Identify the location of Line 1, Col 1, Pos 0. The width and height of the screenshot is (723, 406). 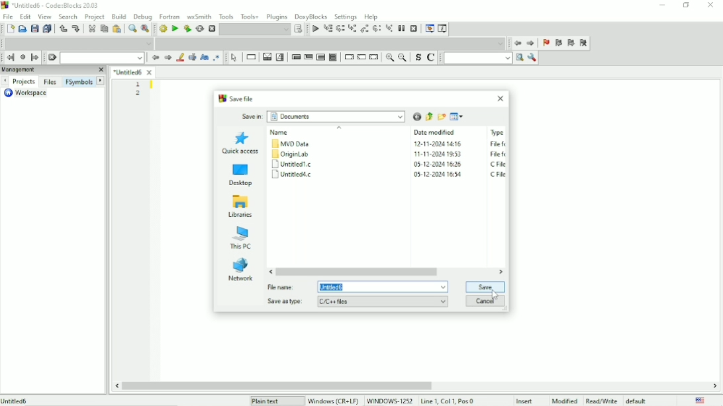
(447, 401).